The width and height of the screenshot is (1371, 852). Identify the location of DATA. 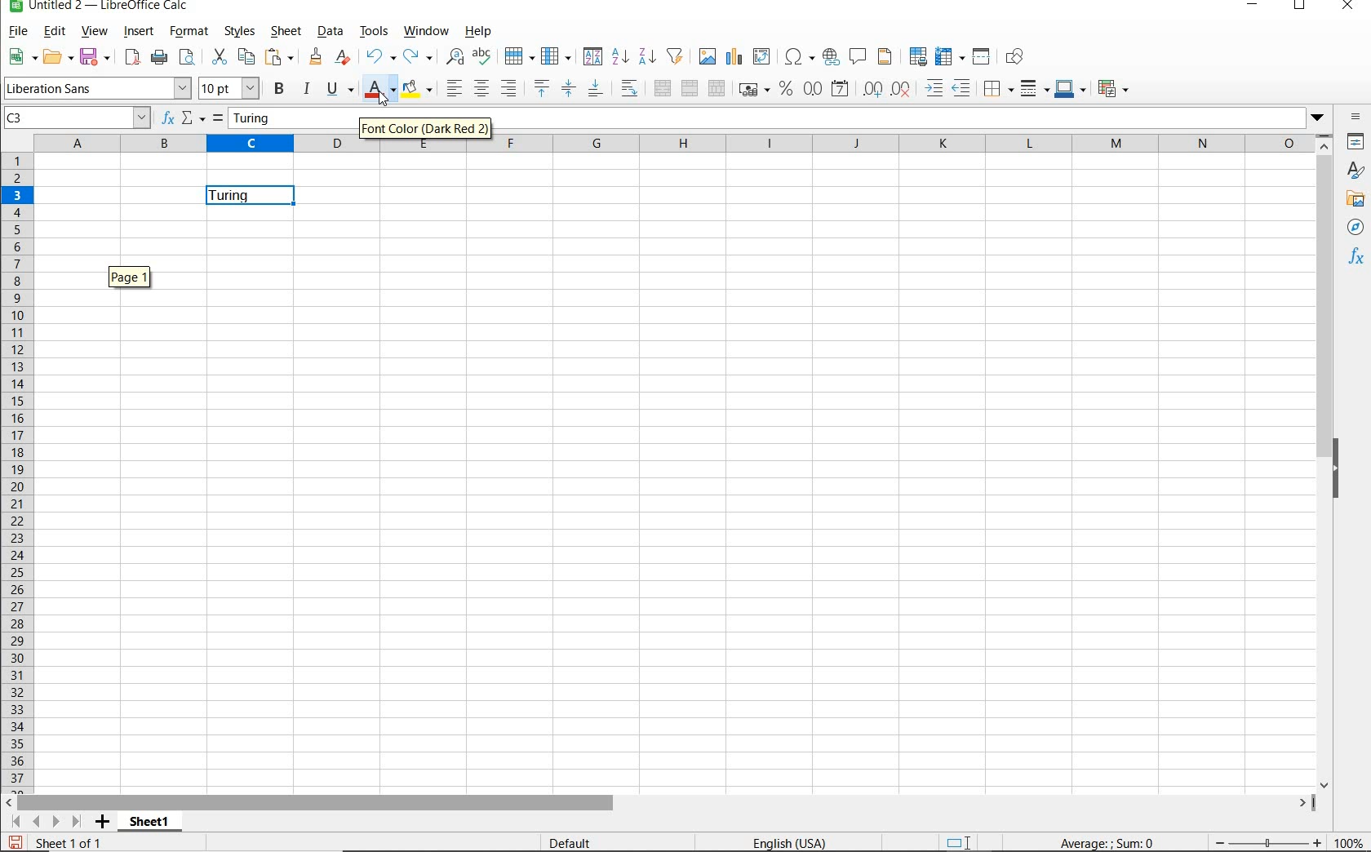
(333, 33).